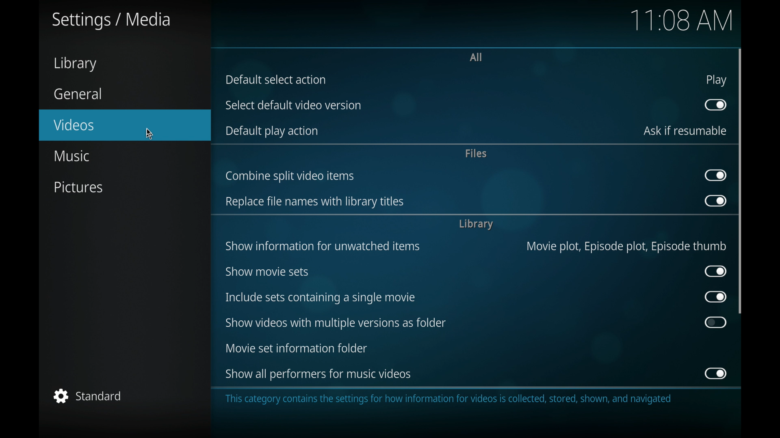 The width and height of the screenshot is (780, 438). I want to click on all, so click(477, 57).